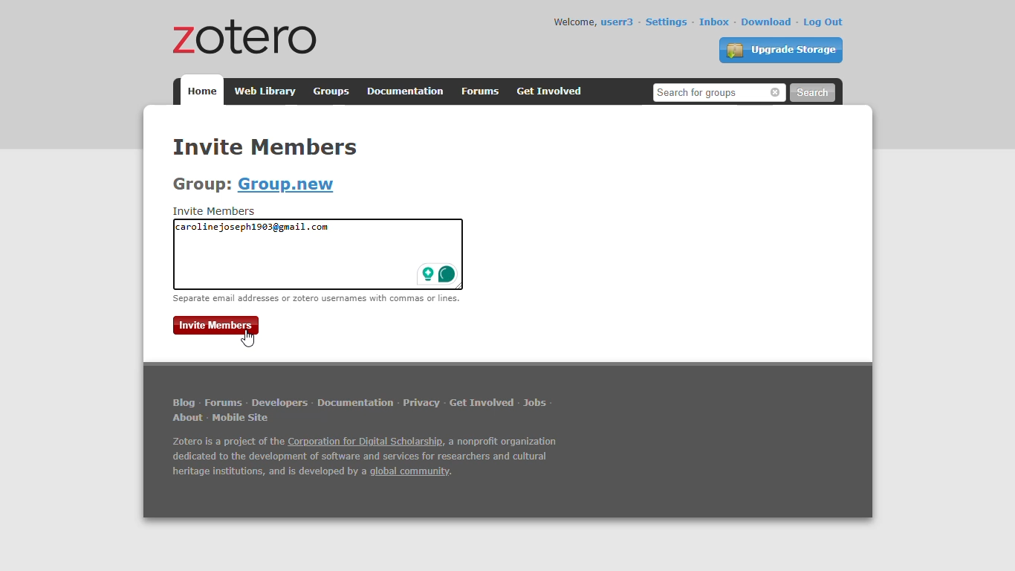 This screenshot has height=571, width=1015. What do you see at coordinates (812, 93) in the screenshot?
I see `search` at bounding box center [812, 93].